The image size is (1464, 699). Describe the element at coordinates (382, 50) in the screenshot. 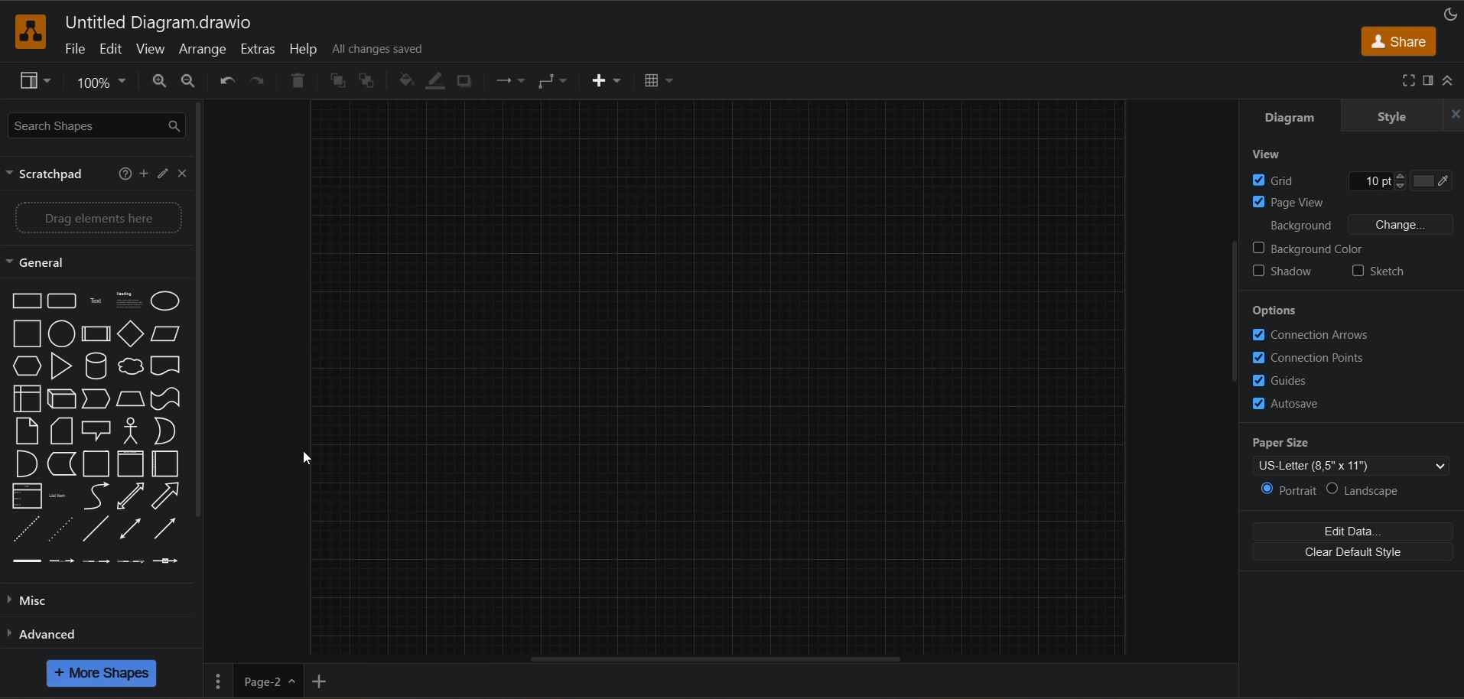

I see `all changes saved` at that location.